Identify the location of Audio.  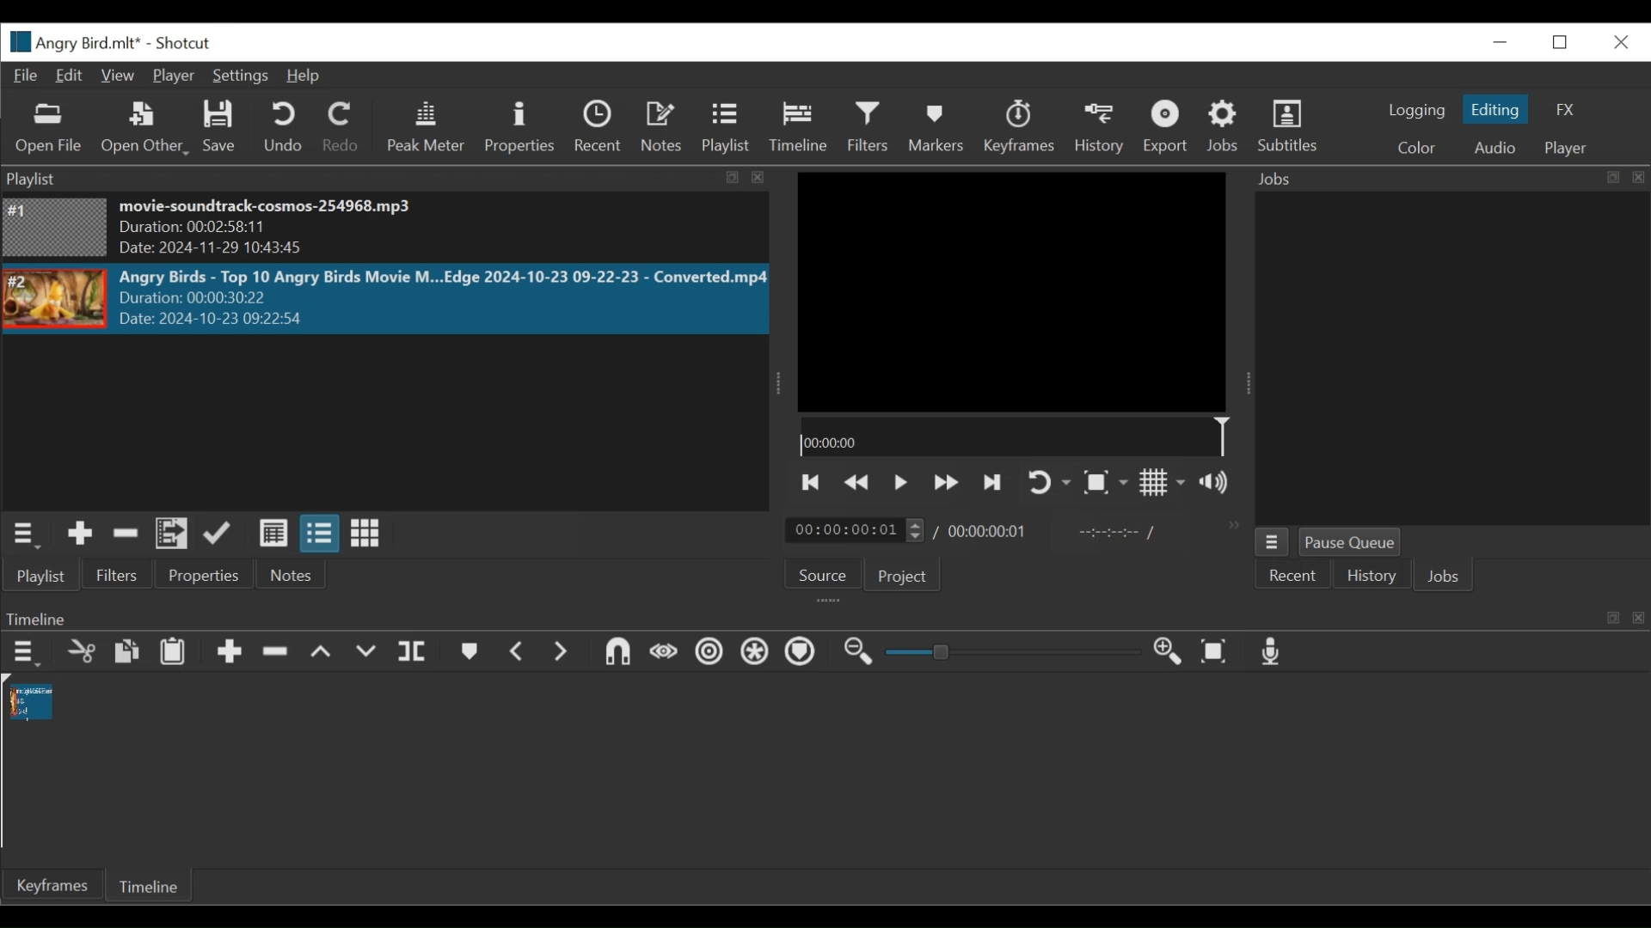
(1495, 147).